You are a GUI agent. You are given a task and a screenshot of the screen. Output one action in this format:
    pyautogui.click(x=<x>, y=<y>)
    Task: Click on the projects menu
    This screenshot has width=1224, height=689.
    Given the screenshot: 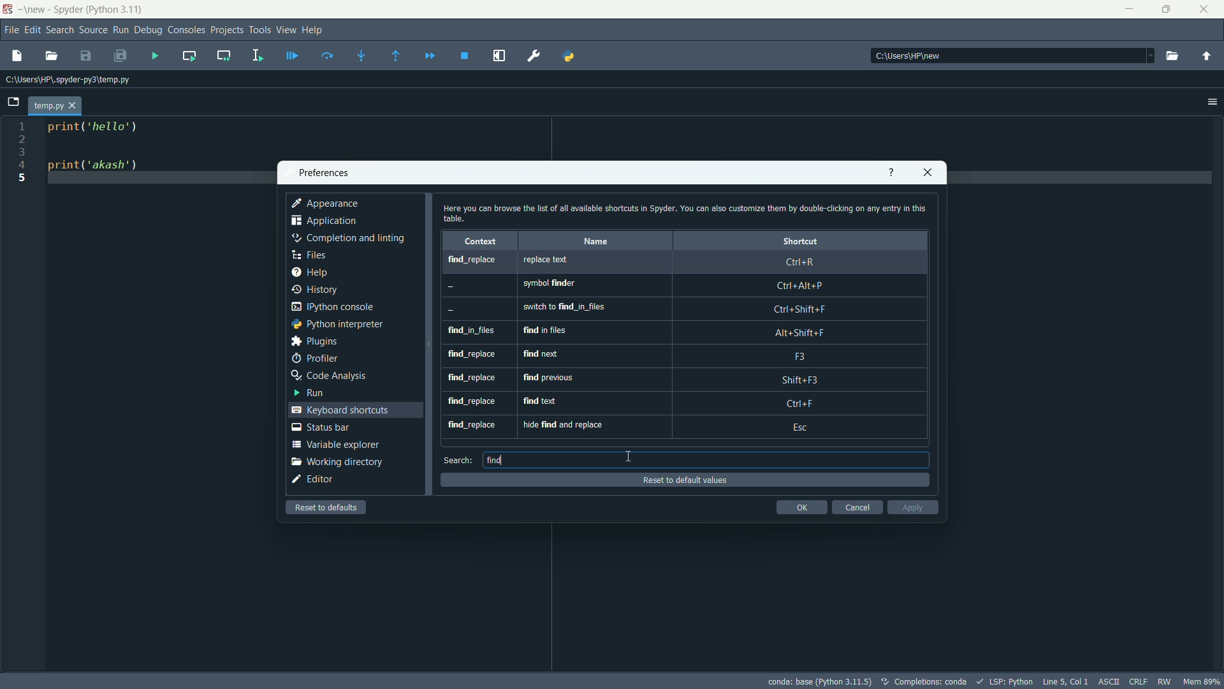 What is the action you would take?
    pyautogui.click(x=226, y=29)
    